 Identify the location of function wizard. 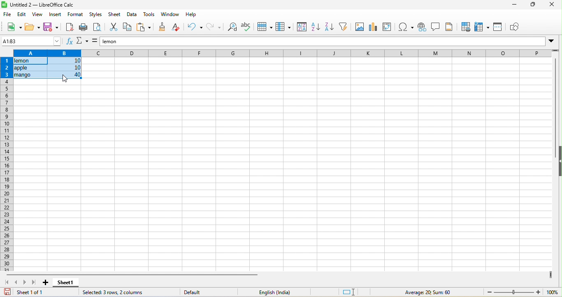
(69, 42).